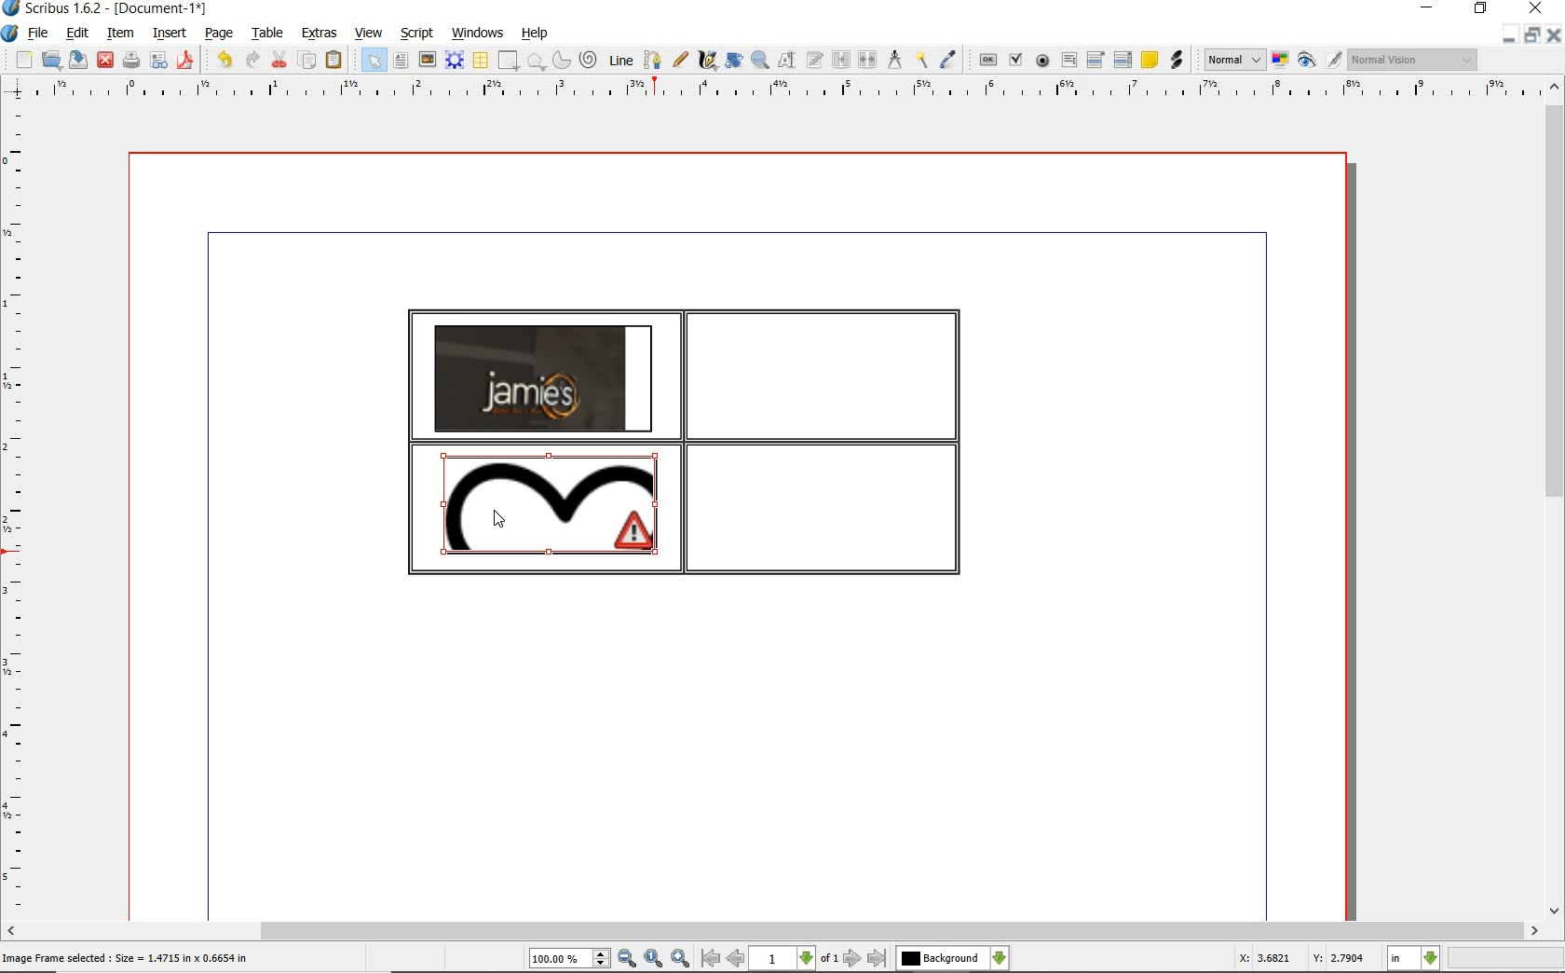 The height and width of the screenshot is (973, 1565). I want to click on copy, so click(308, 62).